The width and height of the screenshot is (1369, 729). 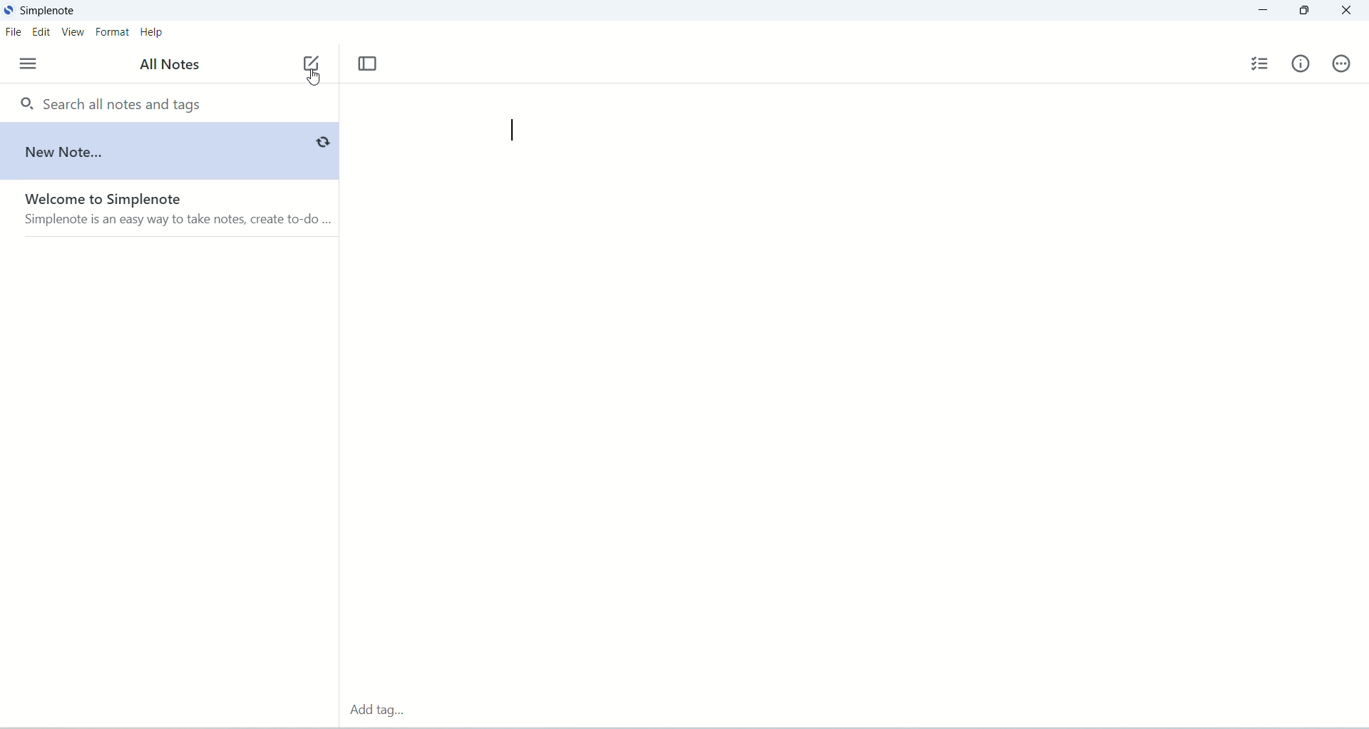 What do you see at coordinates (74, 32) in the screenshot?
I see `view` at bounding box center [74, 32].